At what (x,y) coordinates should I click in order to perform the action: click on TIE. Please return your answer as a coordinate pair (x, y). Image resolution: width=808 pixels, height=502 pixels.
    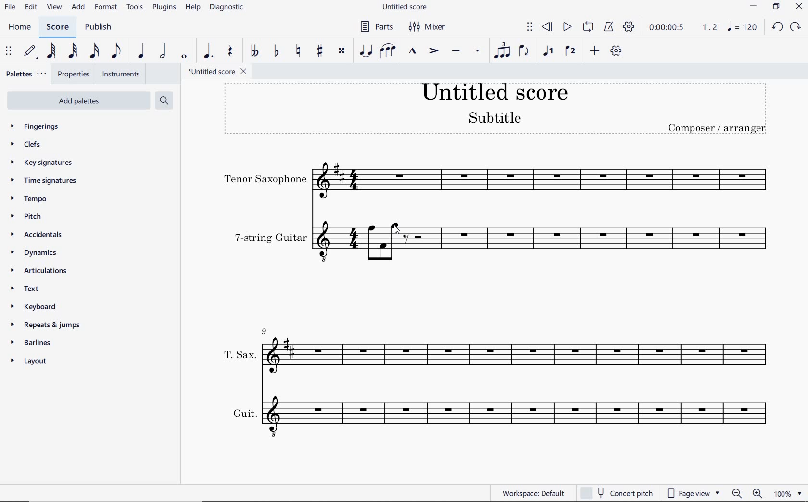
    Looking at the image, I should click on (365, 50).